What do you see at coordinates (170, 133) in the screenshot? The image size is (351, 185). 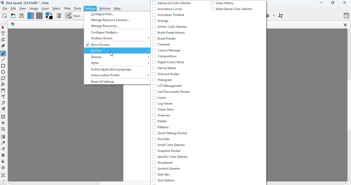 I see `quick settings docker` at bounding box center [170, 133].